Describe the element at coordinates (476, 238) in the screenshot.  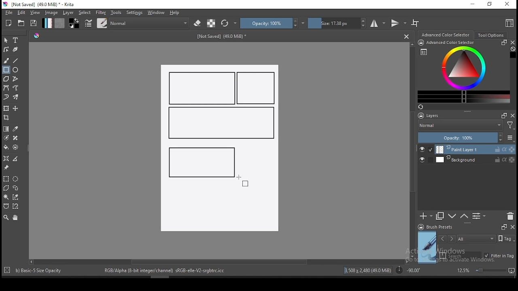
I see `tags` at that location.